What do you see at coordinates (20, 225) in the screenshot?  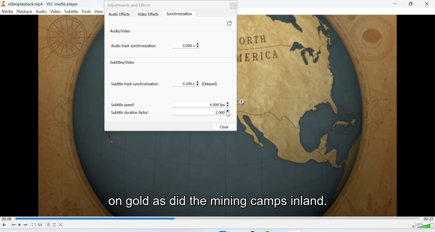 I see `Stop` at bounding box center [20, 225].